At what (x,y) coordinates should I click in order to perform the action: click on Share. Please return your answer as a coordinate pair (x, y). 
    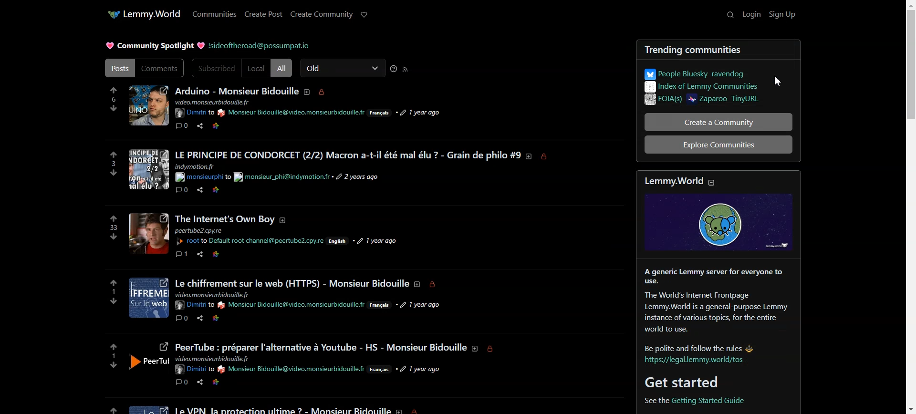
    Looking at the image, I should click on (200, 125).